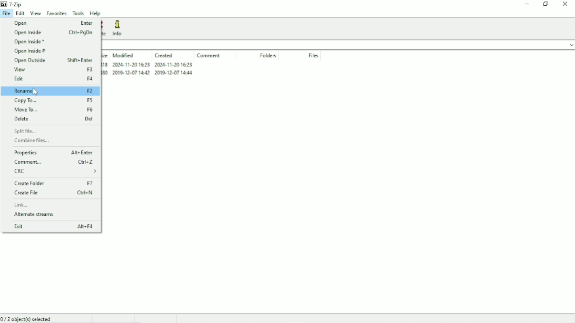  I want to click on cursor, so click(36, 92).